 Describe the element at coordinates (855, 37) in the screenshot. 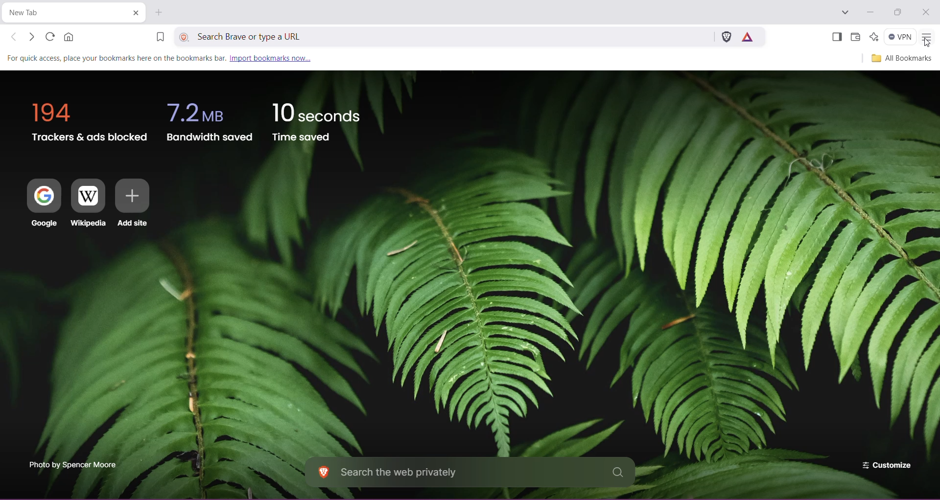

I see `Wallet` at that location.